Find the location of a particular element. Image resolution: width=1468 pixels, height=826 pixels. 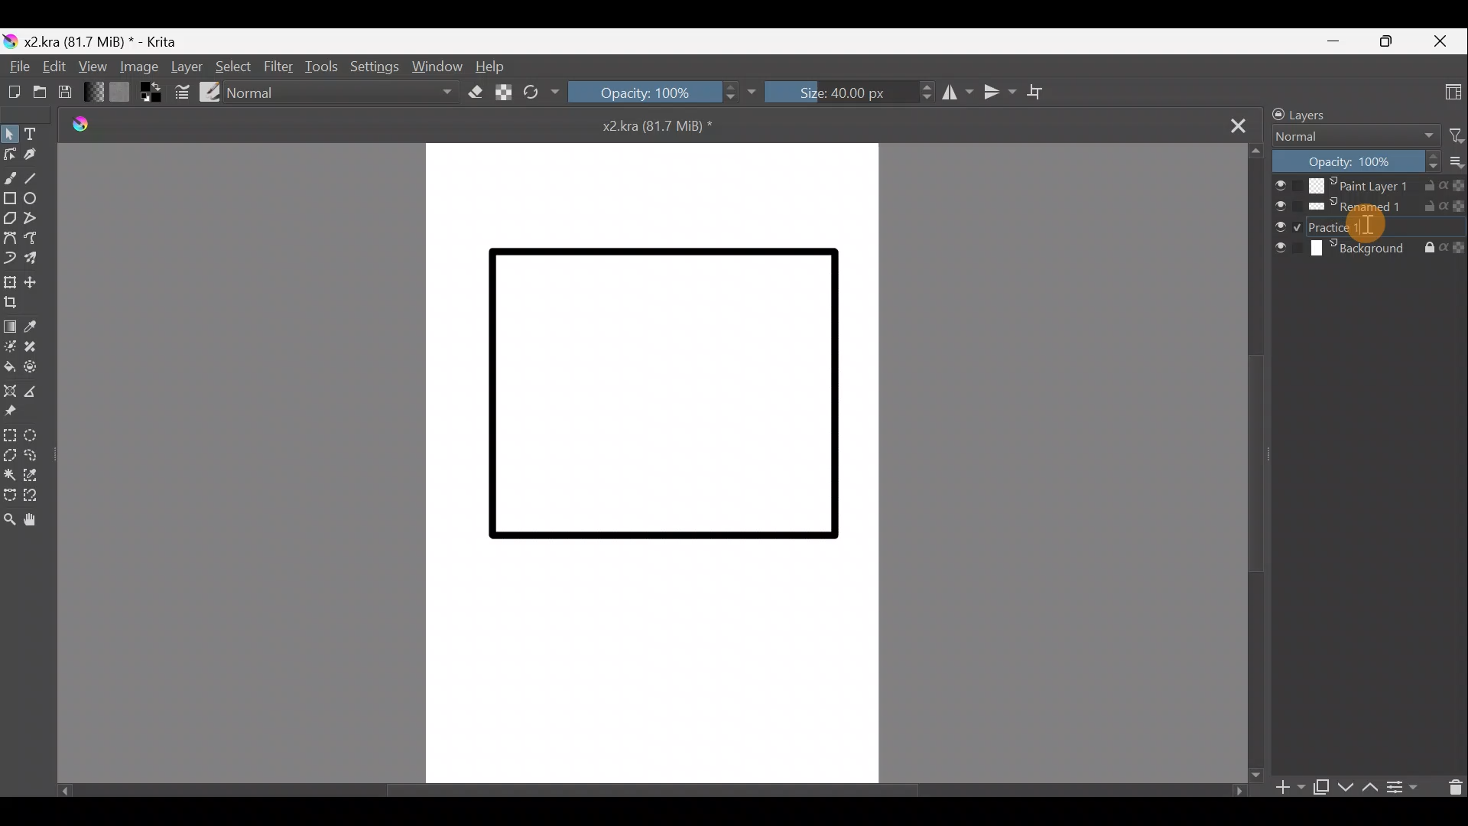

Polygon tool is located at coordinates (11, 218).